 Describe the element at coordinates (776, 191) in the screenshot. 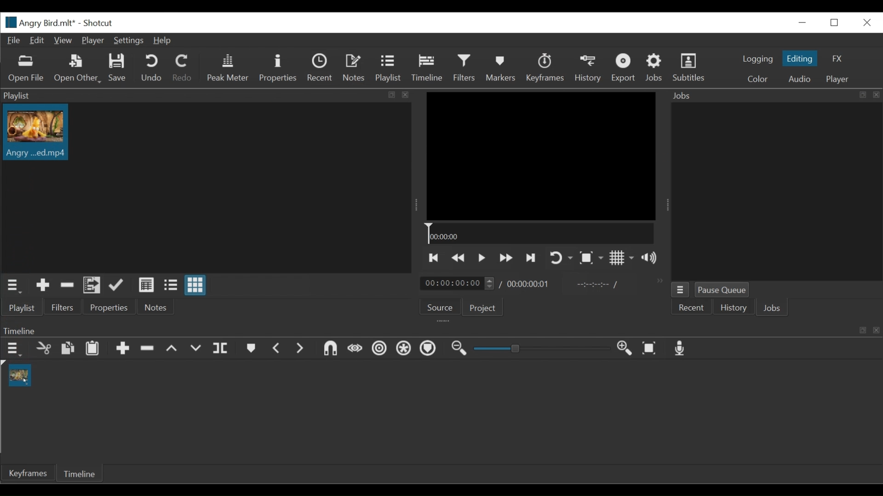

I see `Jobs Panel` at that location.